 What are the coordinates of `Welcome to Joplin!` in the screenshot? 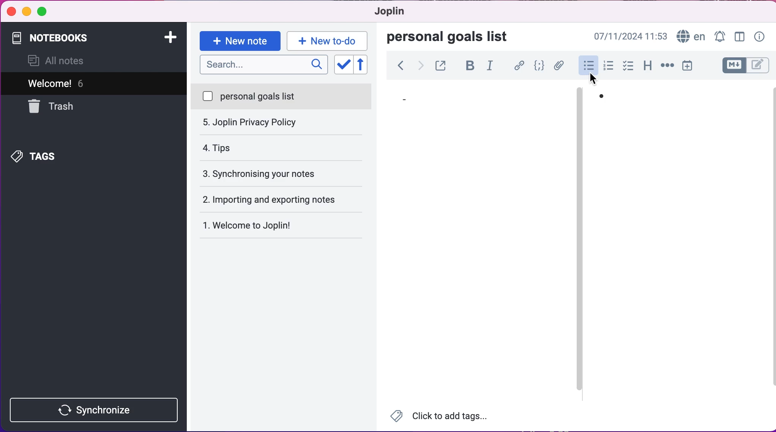 It's located at (252, 225).